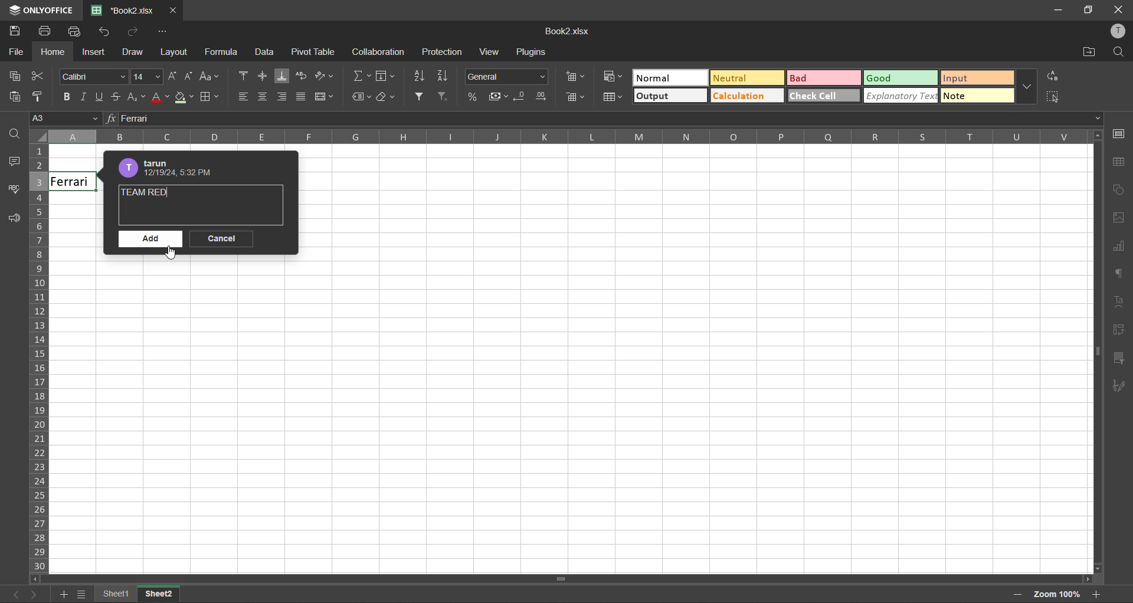  I want to click on strikethrough, so click(119, 99).